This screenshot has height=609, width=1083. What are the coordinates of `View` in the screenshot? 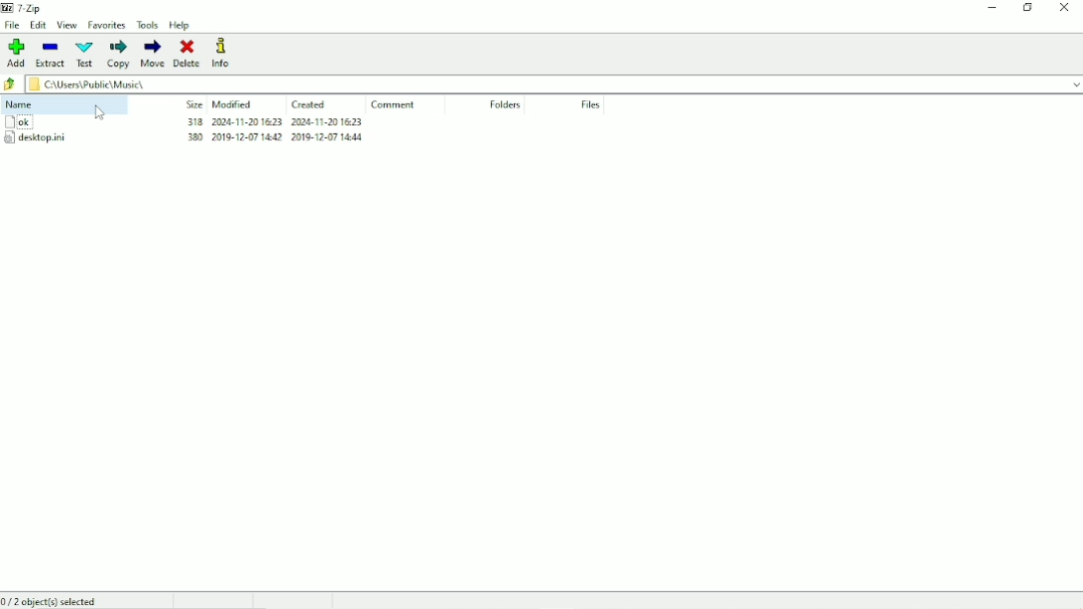 It's located at (66, 25).